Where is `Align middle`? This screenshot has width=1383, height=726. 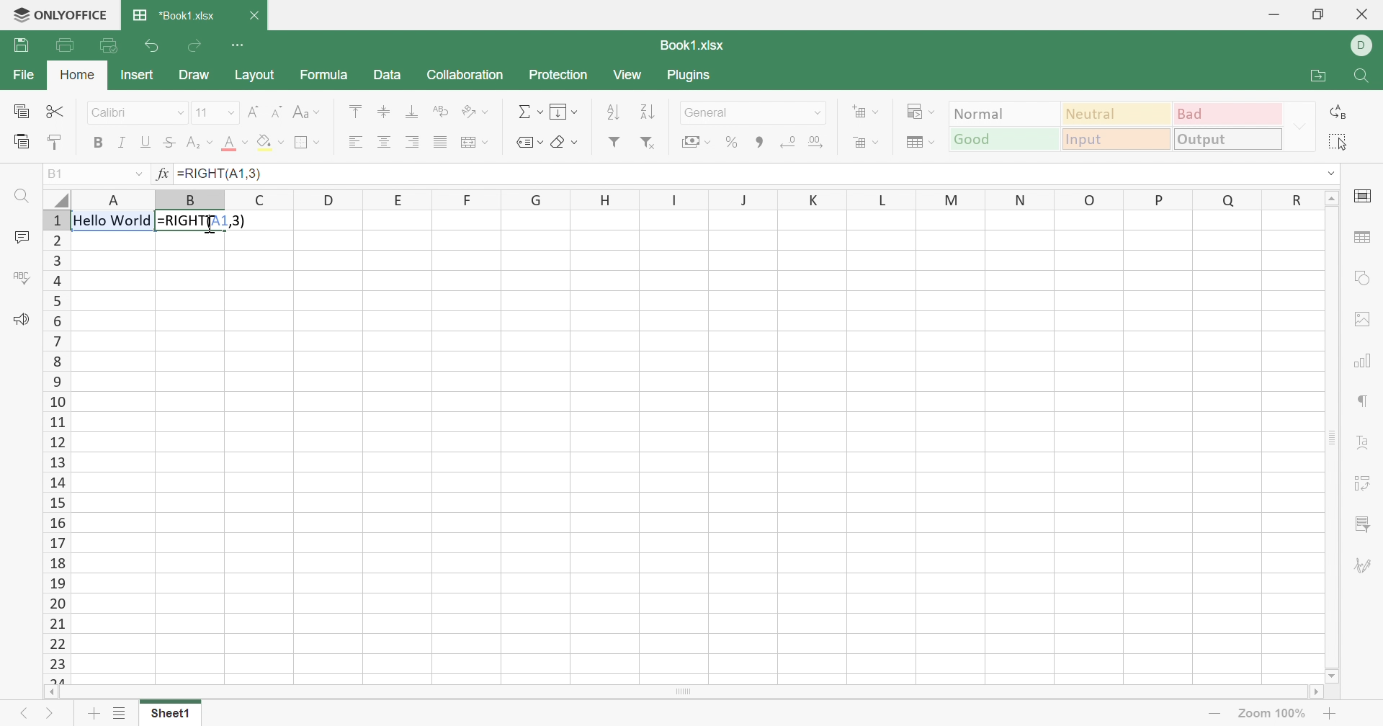
Align middle is located at coordinates (384, 110).